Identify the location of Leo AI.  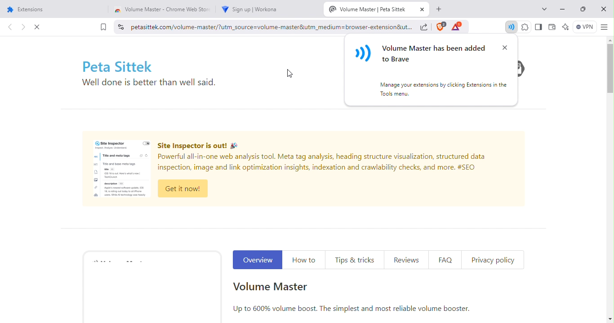
(567, 28).